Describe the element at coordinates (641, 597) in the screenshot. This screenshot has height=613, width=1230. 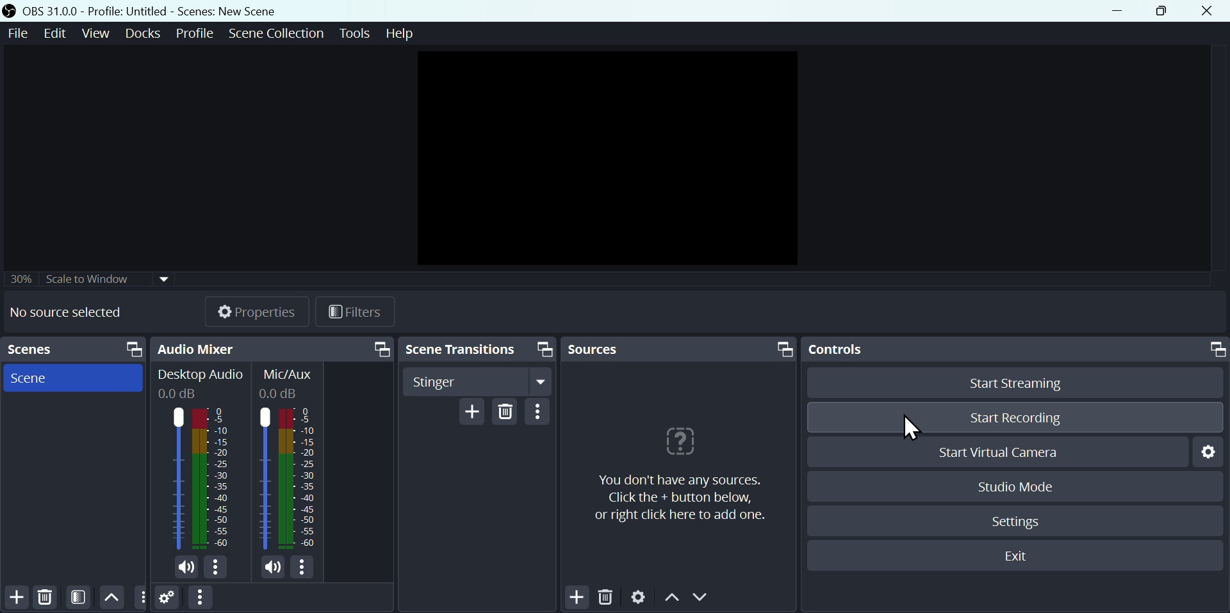
I see `Settings` at that location.